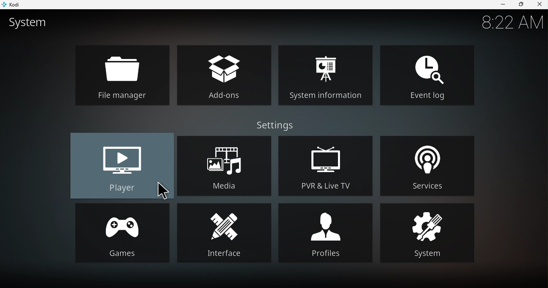 The image size is (548, 288). Describe the element at coordinates (225, 234) in the screenshot. I see `Interface` at that location.